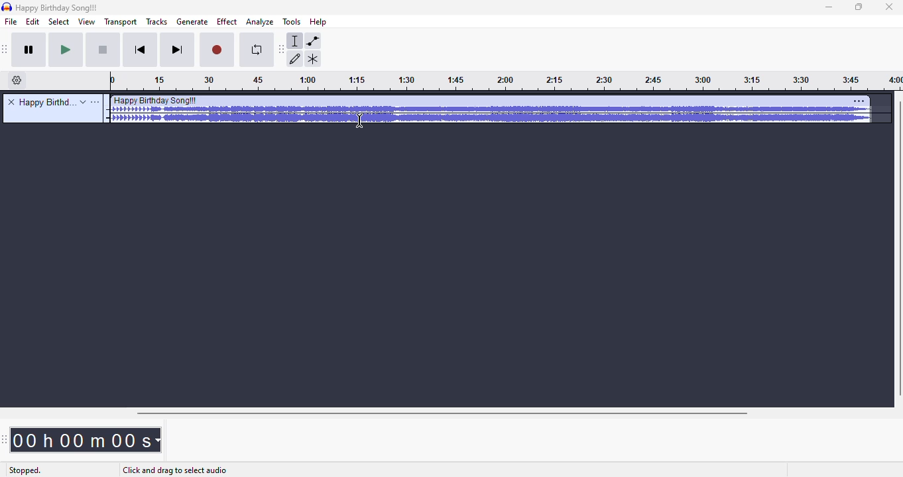 The width and height of the screenshot is (903, 477). What do you see at coordinates (119, 22) in the screenshot?
I see `transport` at bounding box center [119, 22].